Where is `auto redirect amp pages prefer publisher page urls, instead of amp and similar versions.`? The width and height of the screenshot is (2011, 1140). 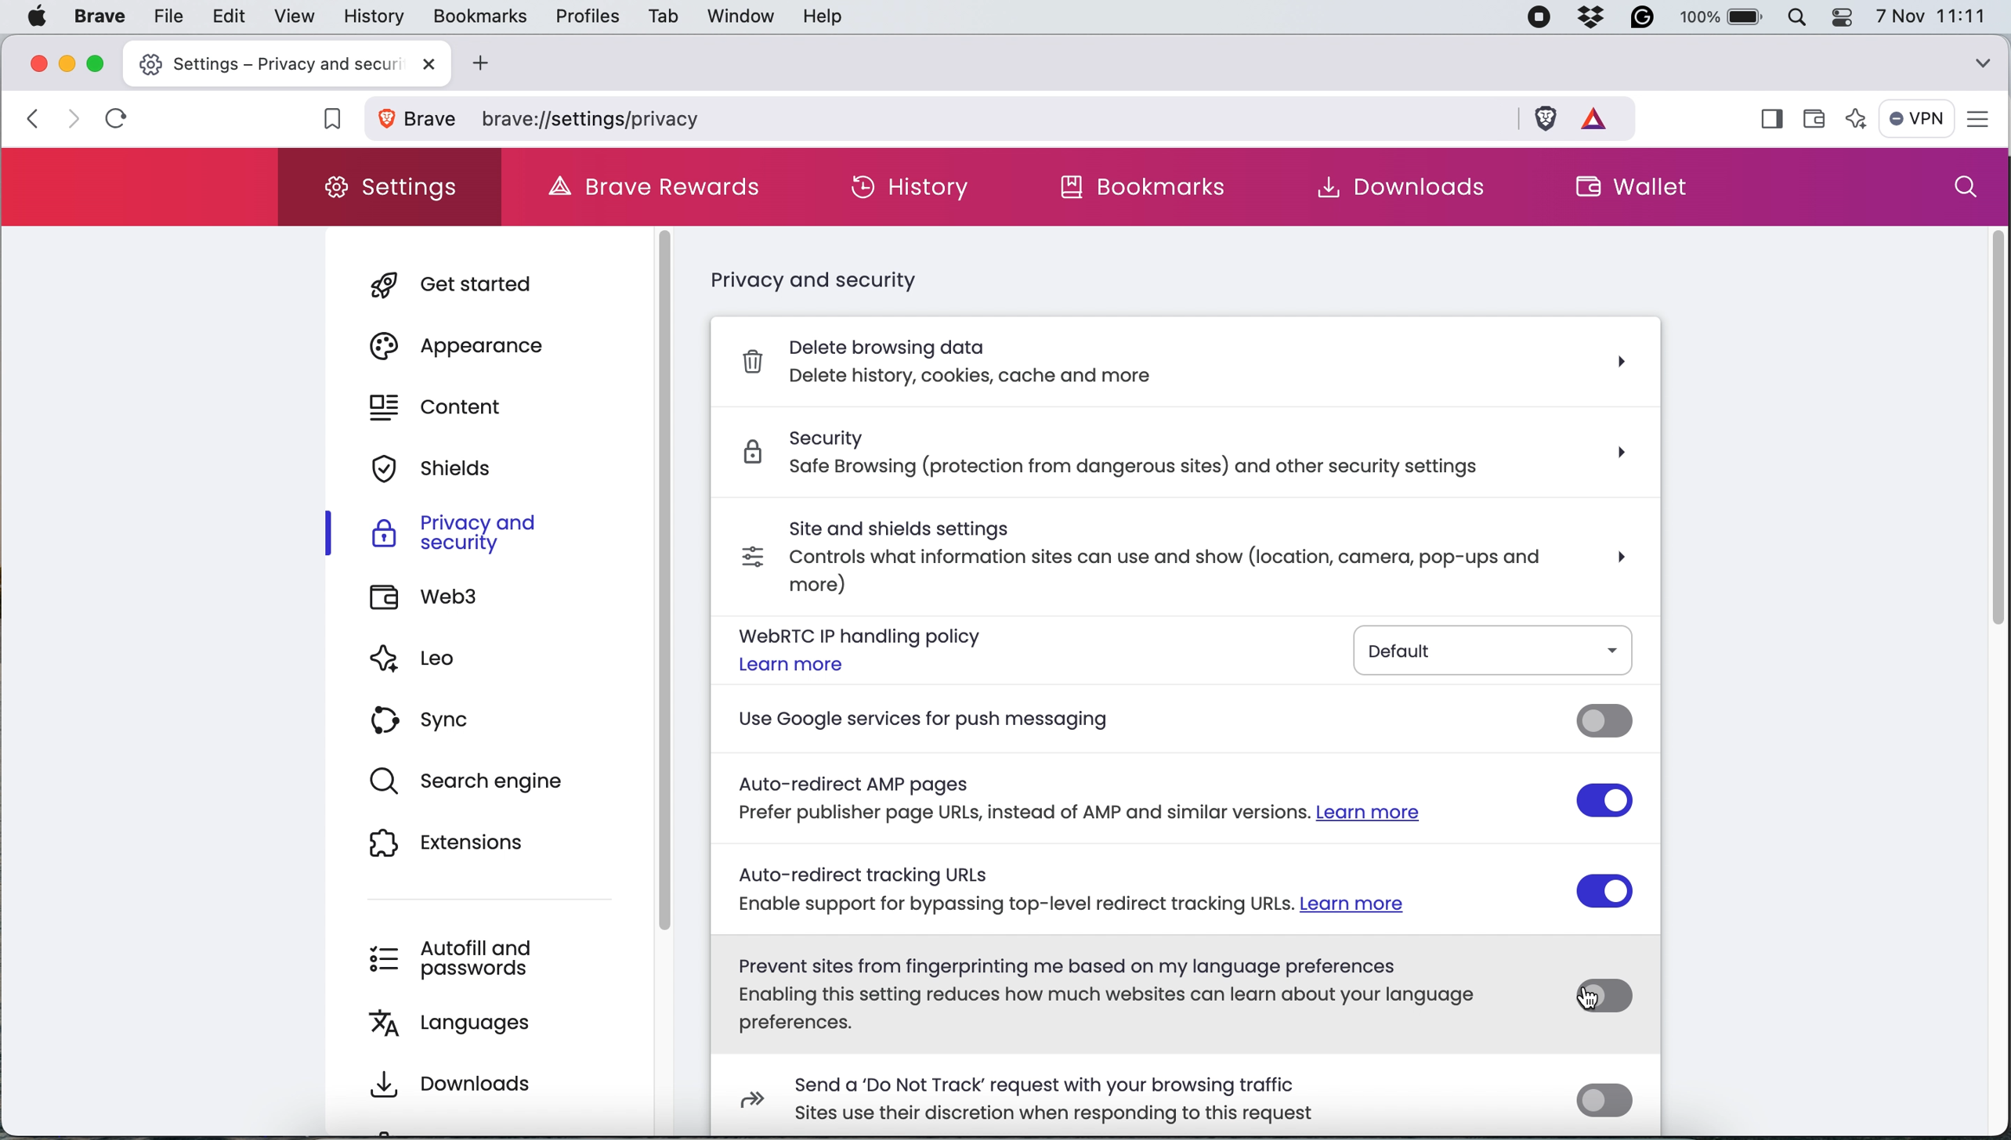 auto redirect amp pages prefer publisher page urls, instead of amp and similar versions. is located at coordinates (1140, 799).